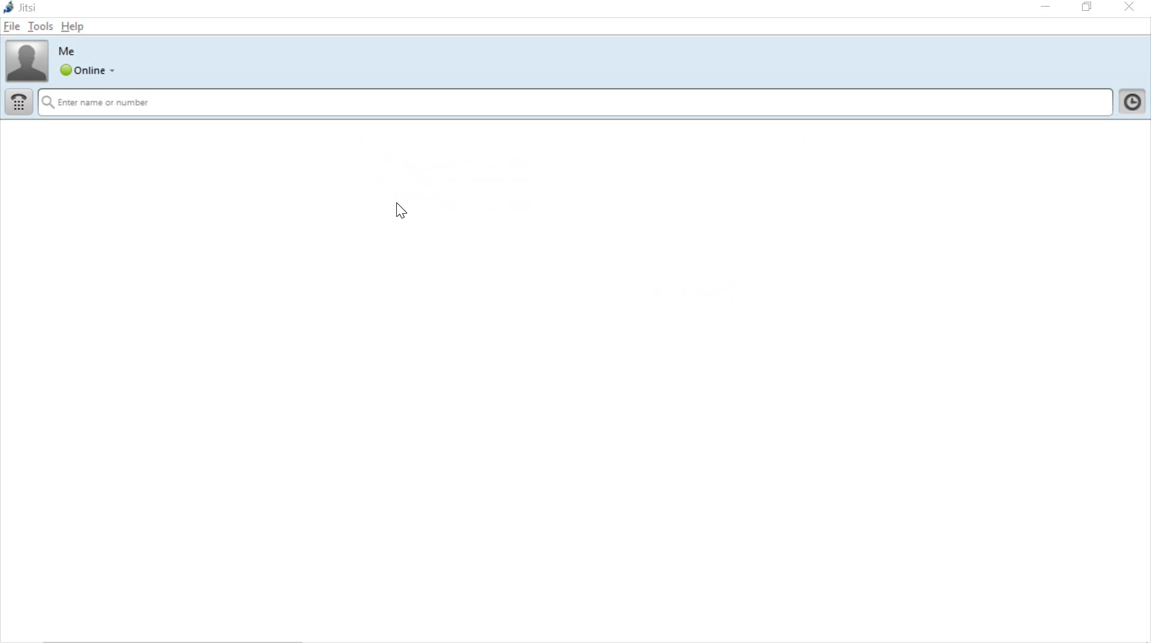 The width and height of the screenshot is (1151, 643). I want to click on click to show history, so click(1133, 104).